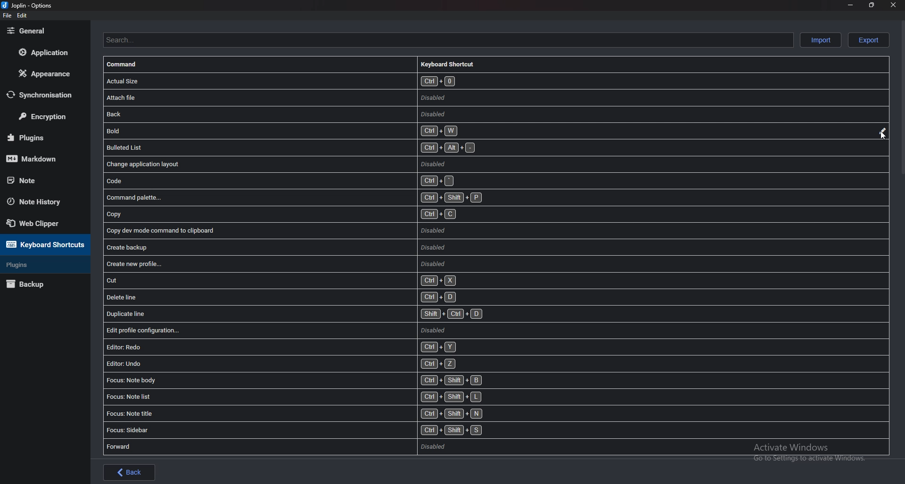 Image resolution: width=905 pixels, height=484 pixels. I want to click on edit, so click(22, 16).